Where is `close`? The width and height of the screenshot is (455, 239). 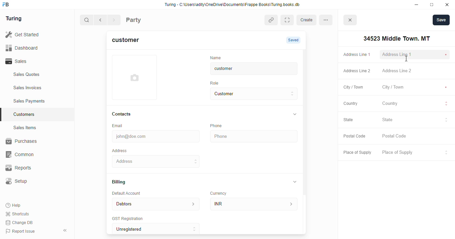
close is located at coordinates (351, 21).